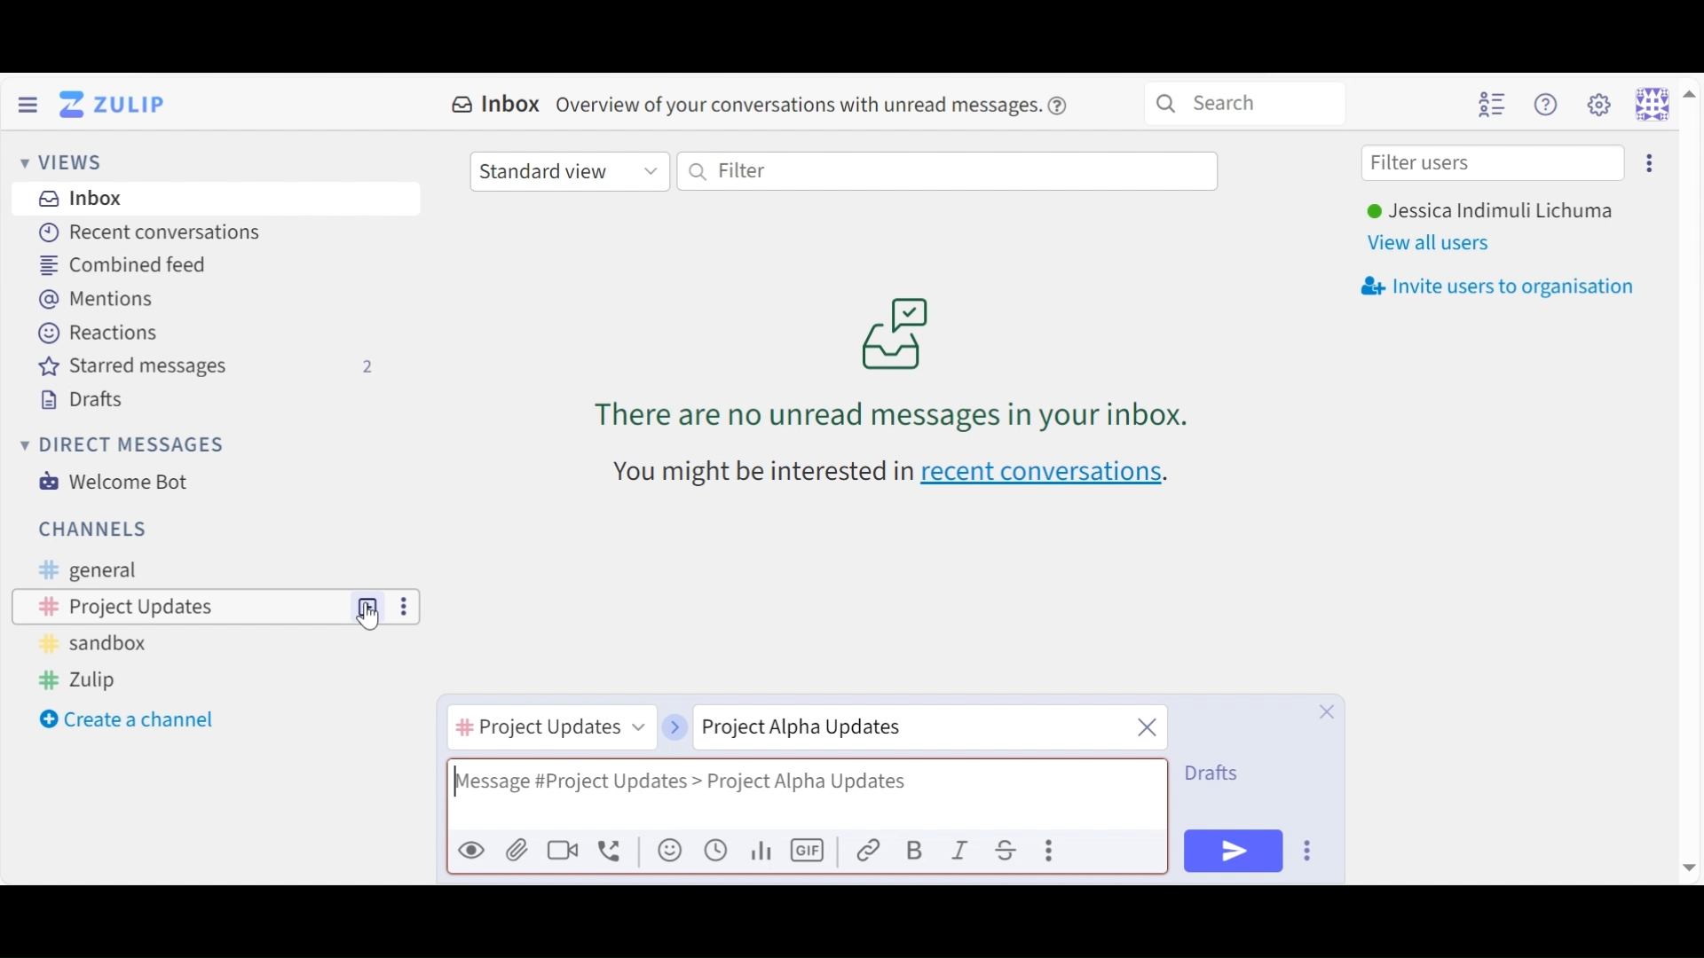  What do you see at coordinates (1549, 104) in the screenshot?
I see `Help menu` at bounding box center [1549, 104].